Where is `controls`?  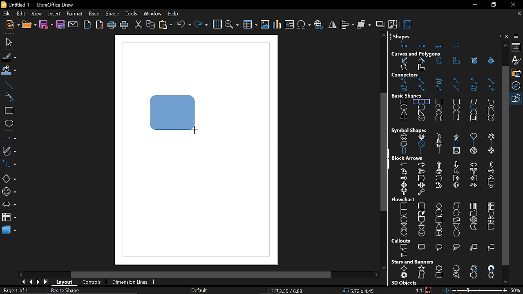 controls is located at coordinates (92, 283).